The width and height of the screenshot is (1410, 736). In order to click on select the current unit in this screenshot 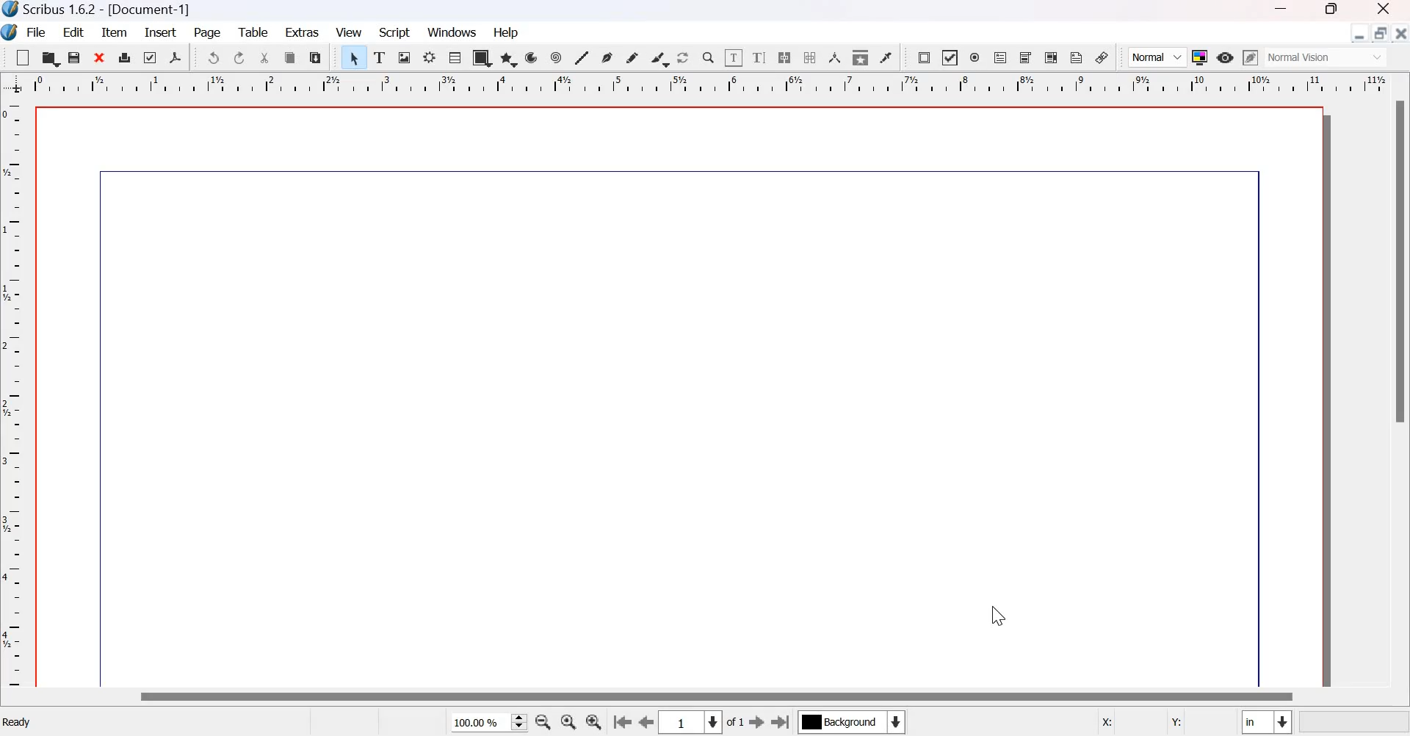, I will do `click(1268, 722)`.